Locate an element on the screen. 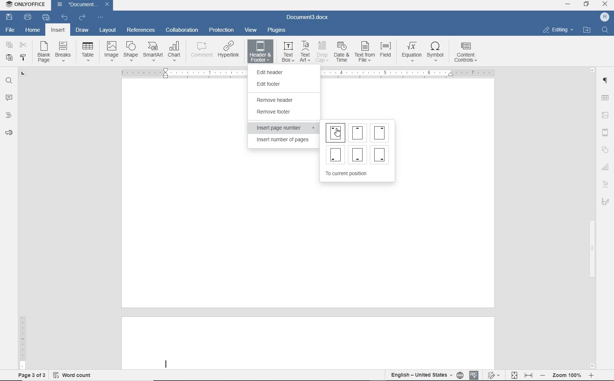 This screenshot has height=381, width=614. Spell check is located at coordinates (474, 374).